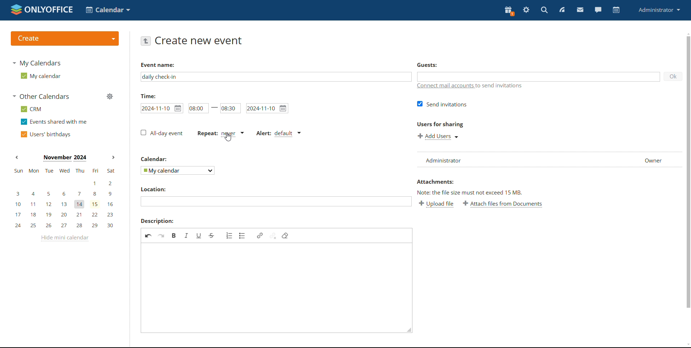 This screenshot has width=691, height=348. I want to click on feed, so click(562, 10).